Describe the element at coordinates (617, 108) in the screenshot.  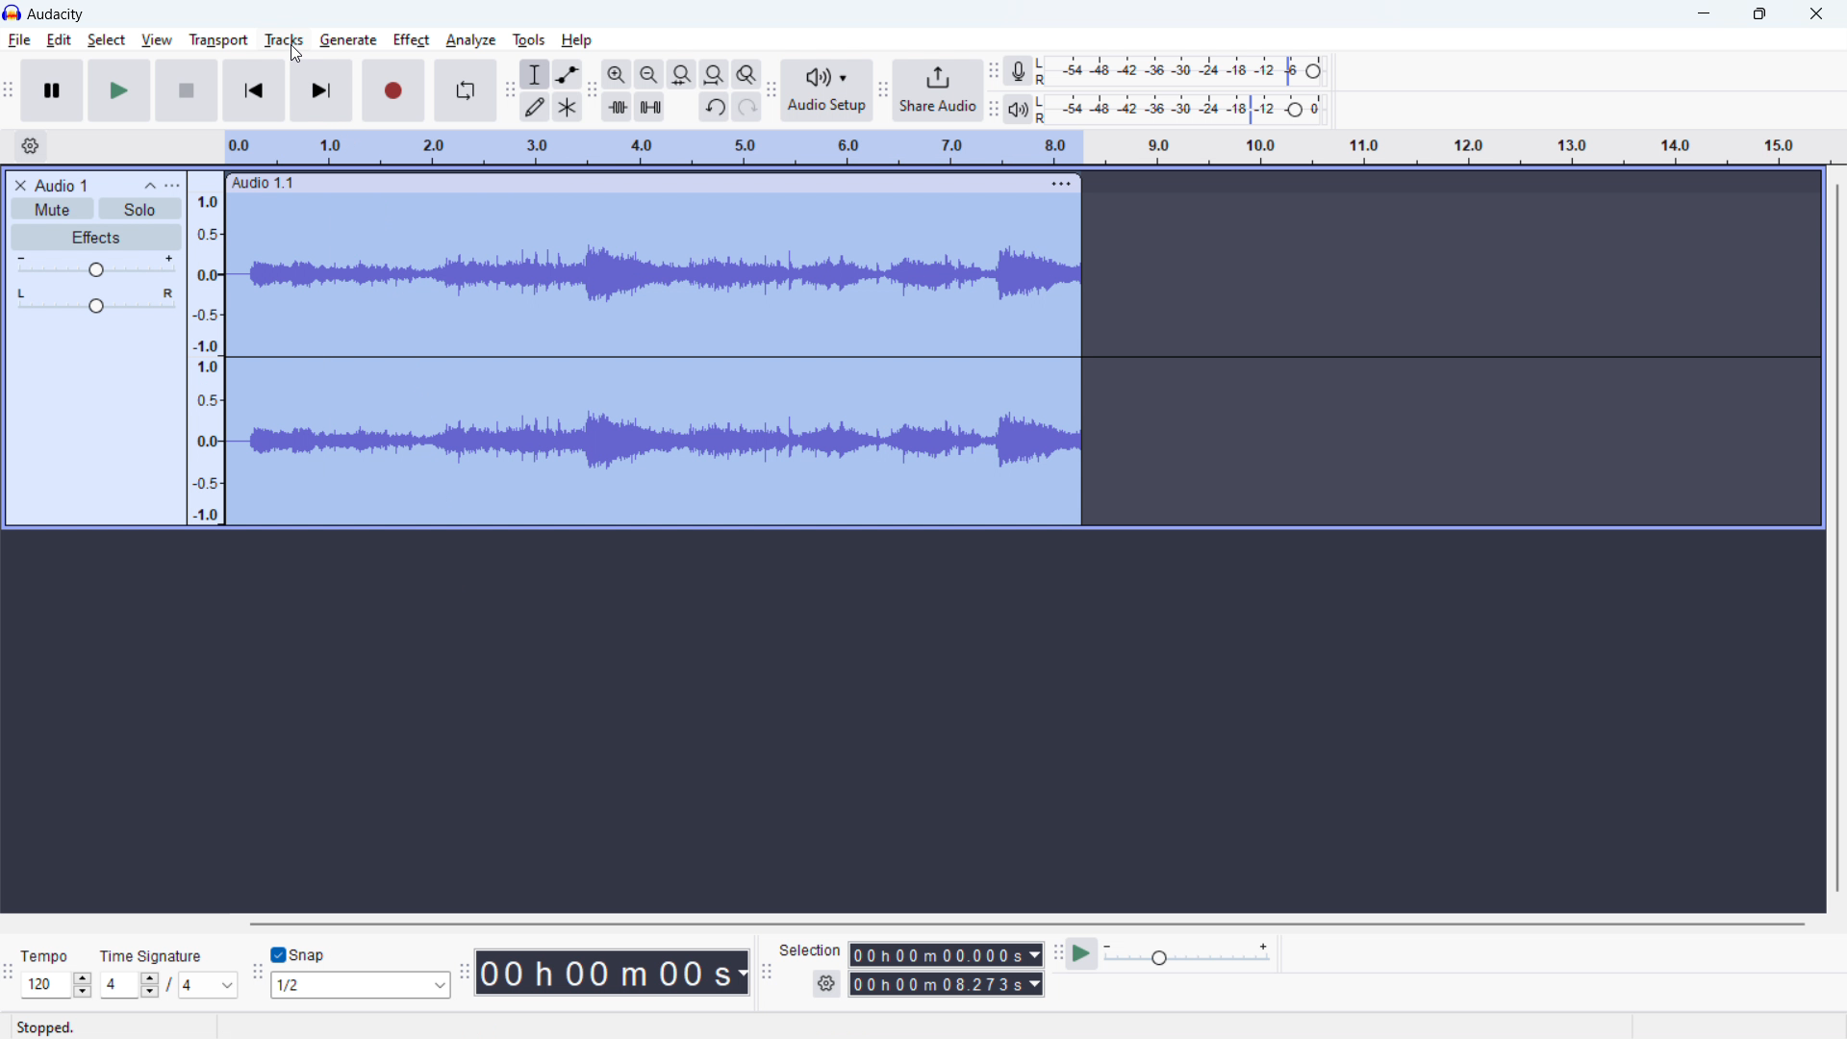
I see `trim audio outside selection` at that location.